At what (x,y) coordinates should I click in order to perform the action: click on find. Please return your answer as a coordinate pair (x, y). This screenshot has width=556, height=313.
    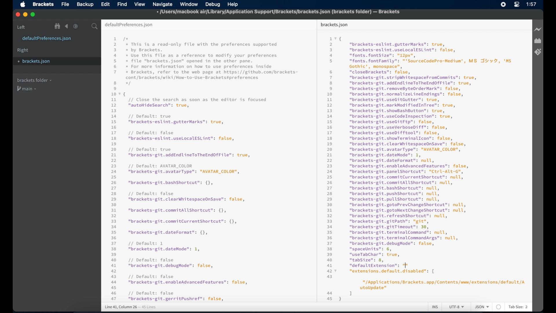
    Looking at the image, I should click on (122, 4).